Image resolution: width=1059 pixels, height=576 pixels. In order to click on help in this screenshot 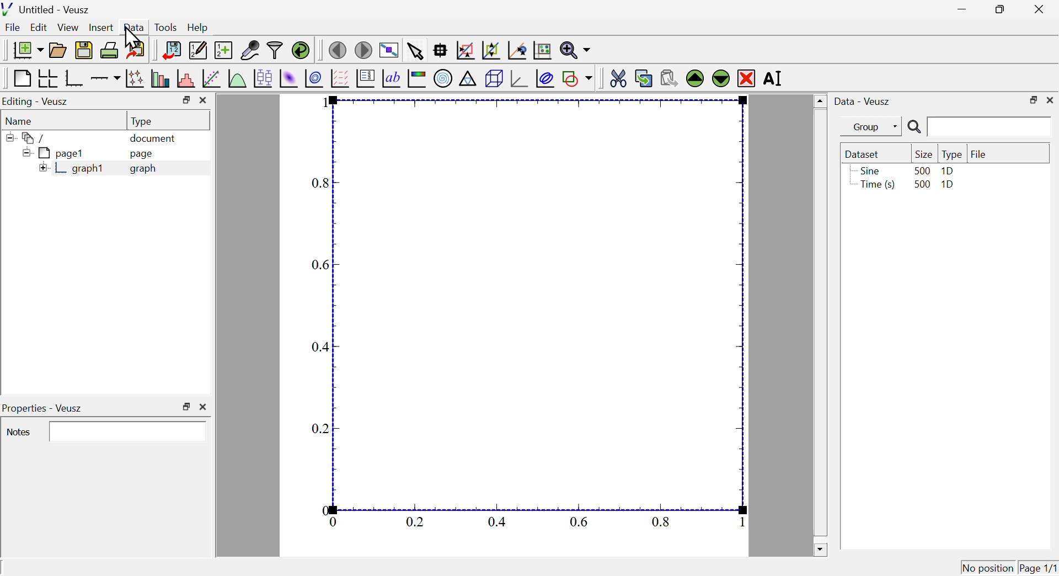, I will do `click(198, 28)`.